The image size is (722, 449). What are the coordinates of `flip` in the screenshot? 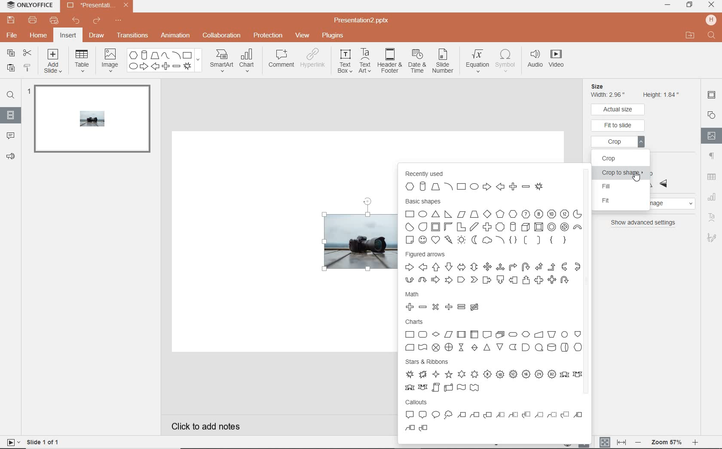 It's located at (666, 178).